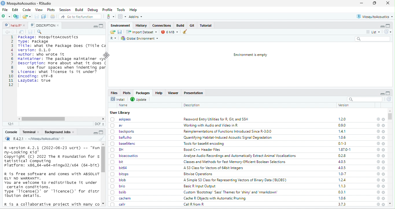 The height and width of the screenshot is (209, 395). Describe the element at coordinates (134, 10) in the screenshot. I see `Help` at that location.